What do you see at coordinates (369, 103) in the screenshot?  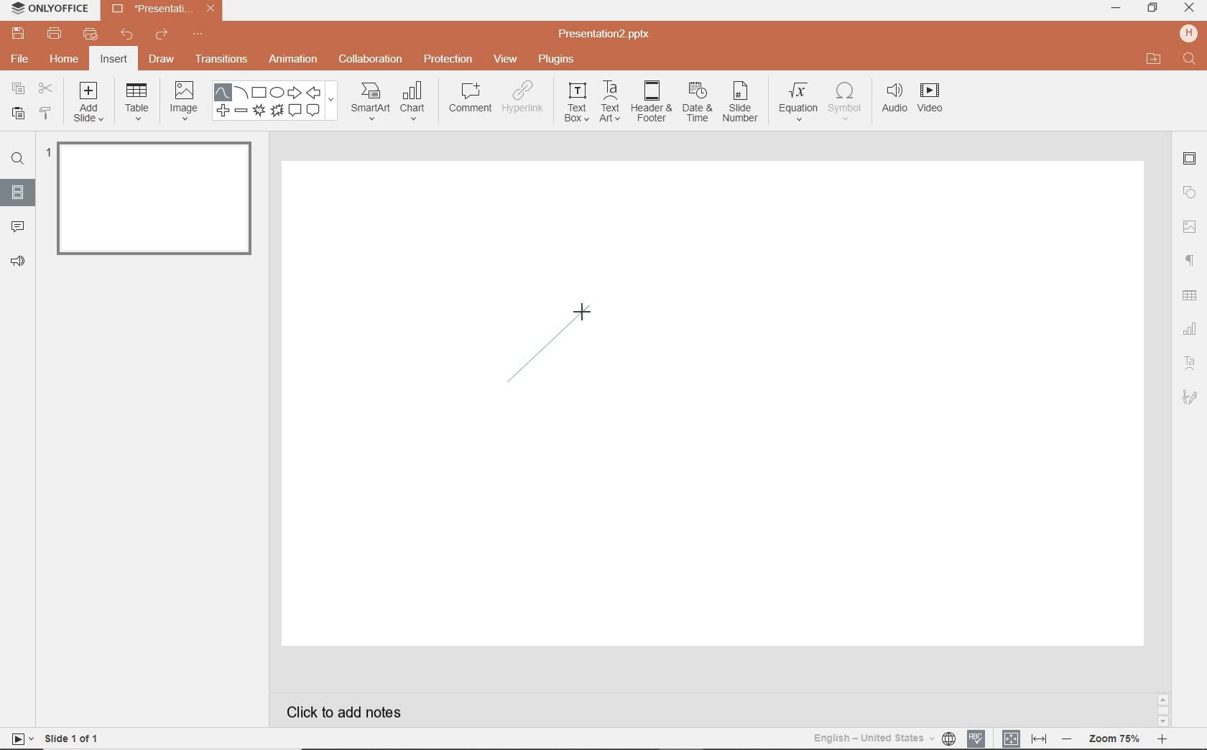 I see `SMART ART` at bounding box center [369, 103].